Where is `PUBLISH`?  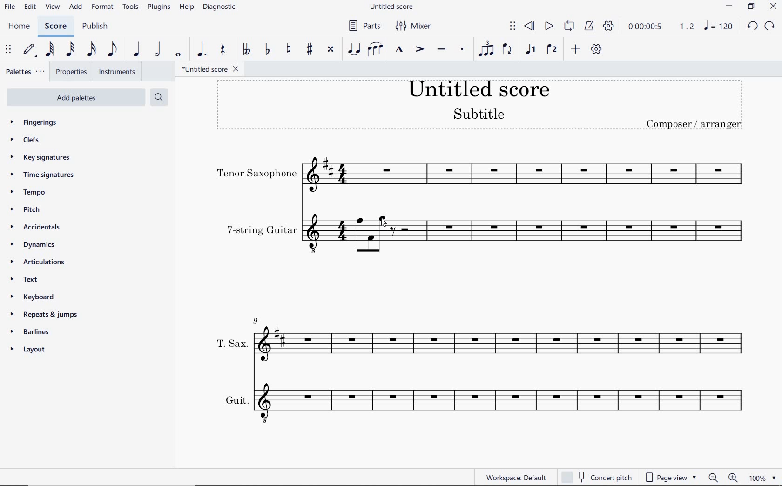
PUBLISH is located at coordinates (98, 27).